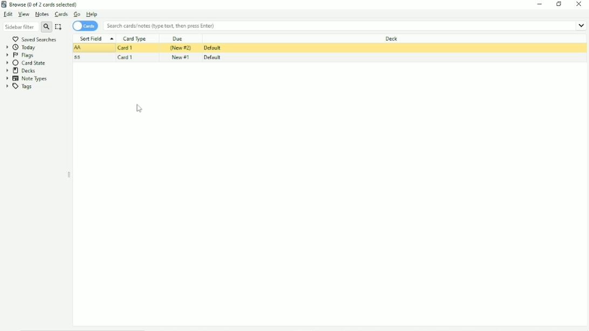  I want to click on Sort Field, so click(97, 39).